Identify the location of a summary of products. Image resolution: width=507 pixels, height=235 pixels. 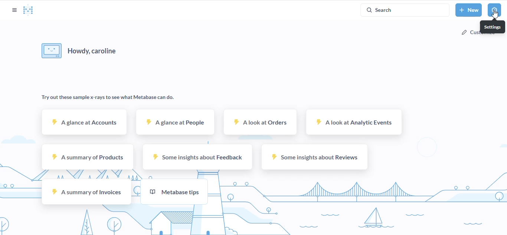
(88, 157).